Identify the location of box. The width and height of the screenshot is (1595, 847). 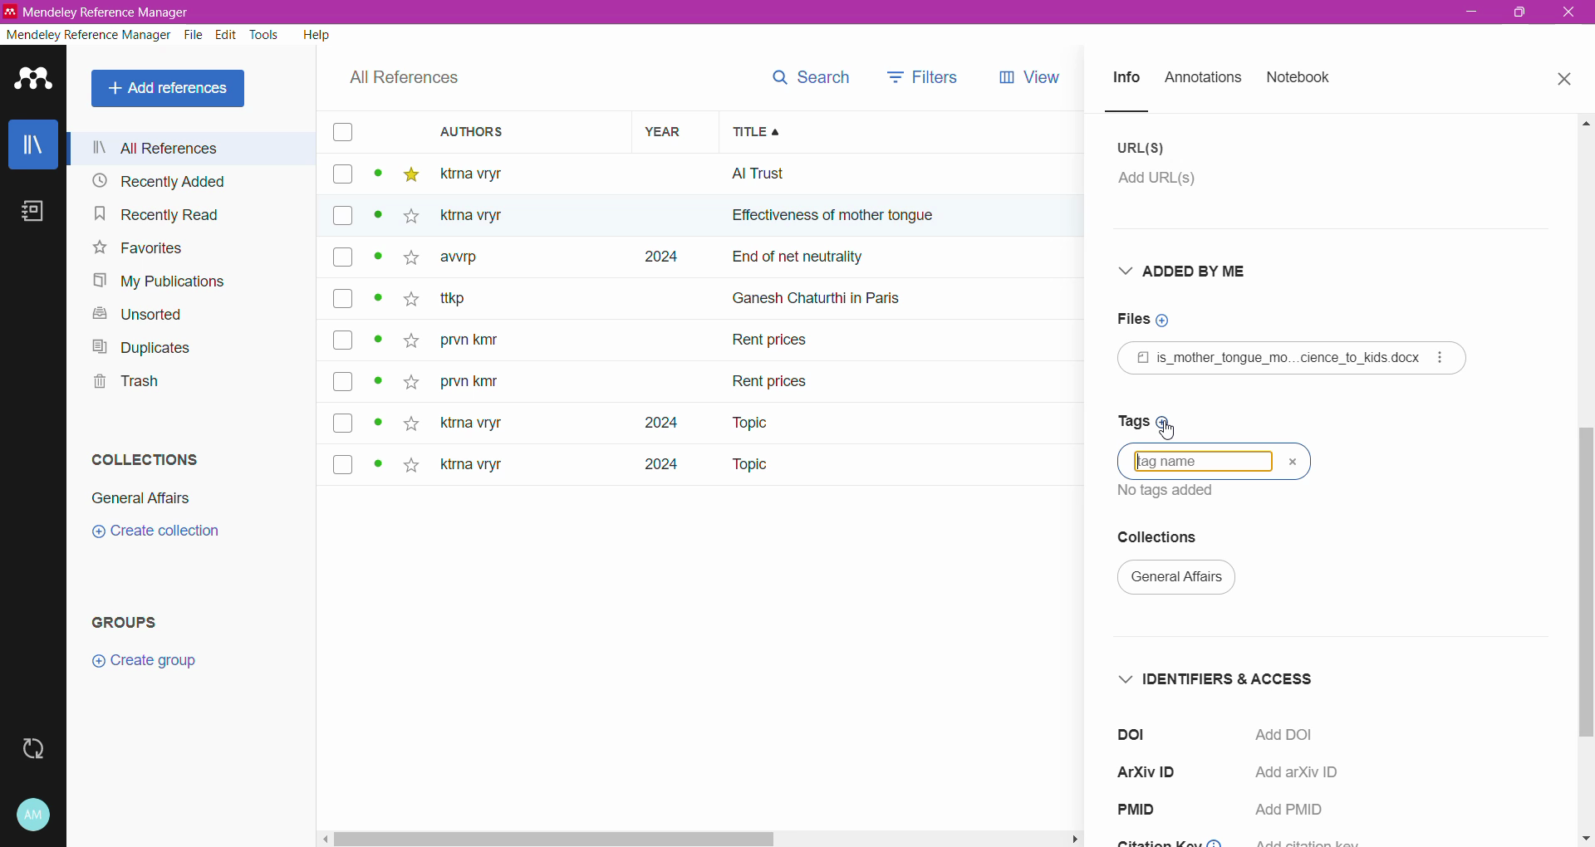
(343, 259).